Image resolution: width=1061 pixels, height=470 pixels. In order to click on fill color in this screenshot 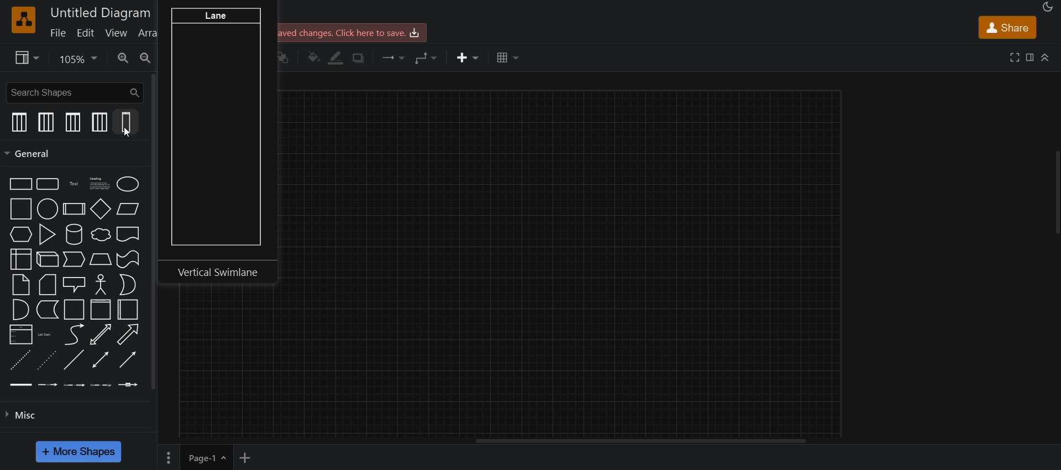, I will do `click(312, 58)`.